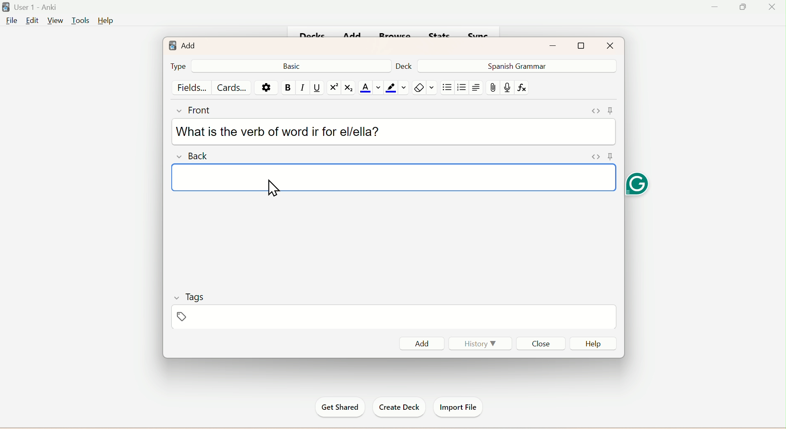 The height and width of the screenshot is (429, 786). Describe the element at coordinates (192, 297) in the screenshot. I see `Tags` at that location.